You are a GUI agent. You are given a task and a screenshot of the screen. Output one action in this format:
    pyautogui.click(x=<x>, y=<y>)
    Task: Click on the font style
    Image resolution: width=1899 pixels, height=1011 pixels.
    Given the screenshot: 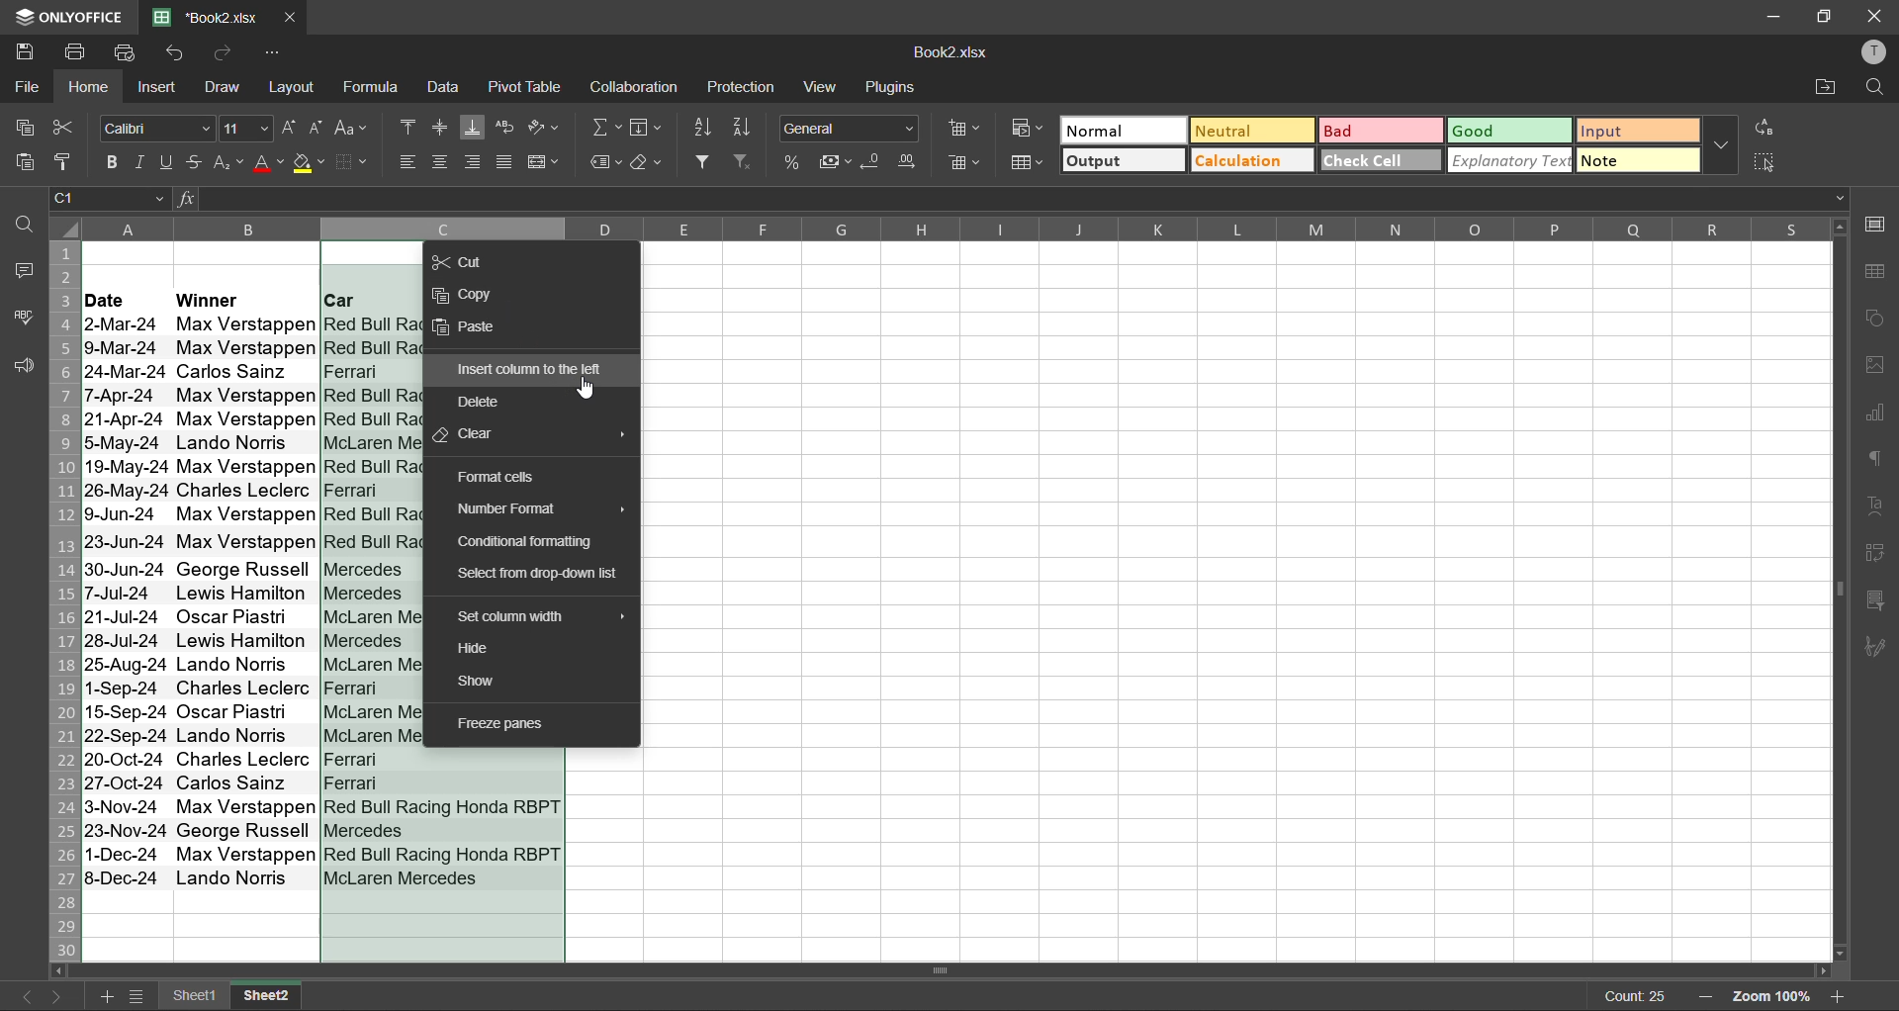 What is the action you would take?
    pyautogui.click(x=157, y=128)
    